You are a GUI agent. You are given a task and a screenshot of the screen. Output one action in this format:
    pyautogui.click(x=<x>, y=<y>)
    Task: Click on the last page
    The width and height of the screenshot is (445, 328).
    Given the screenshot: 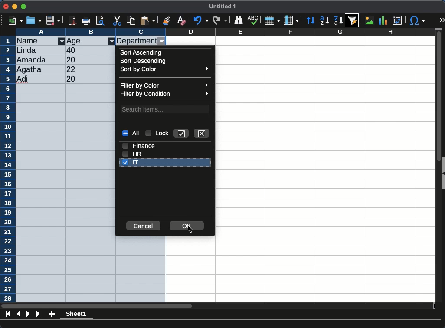 What is the action you would take?
    pyautogui.click(x=38, y=315)
    